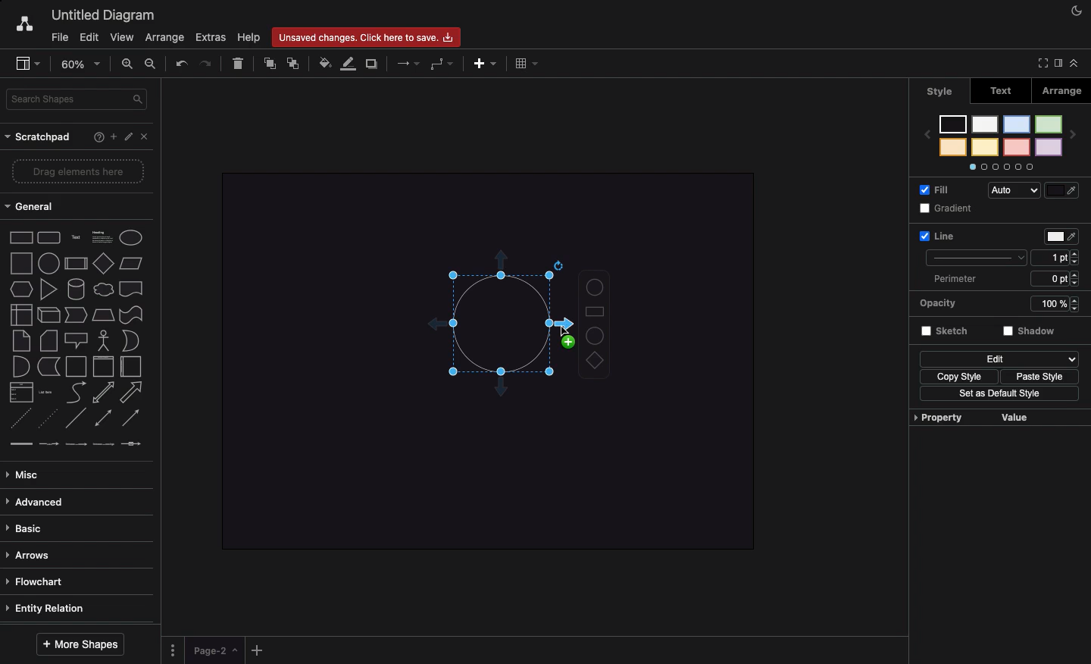  I want to click on Click, so click(561, 324).